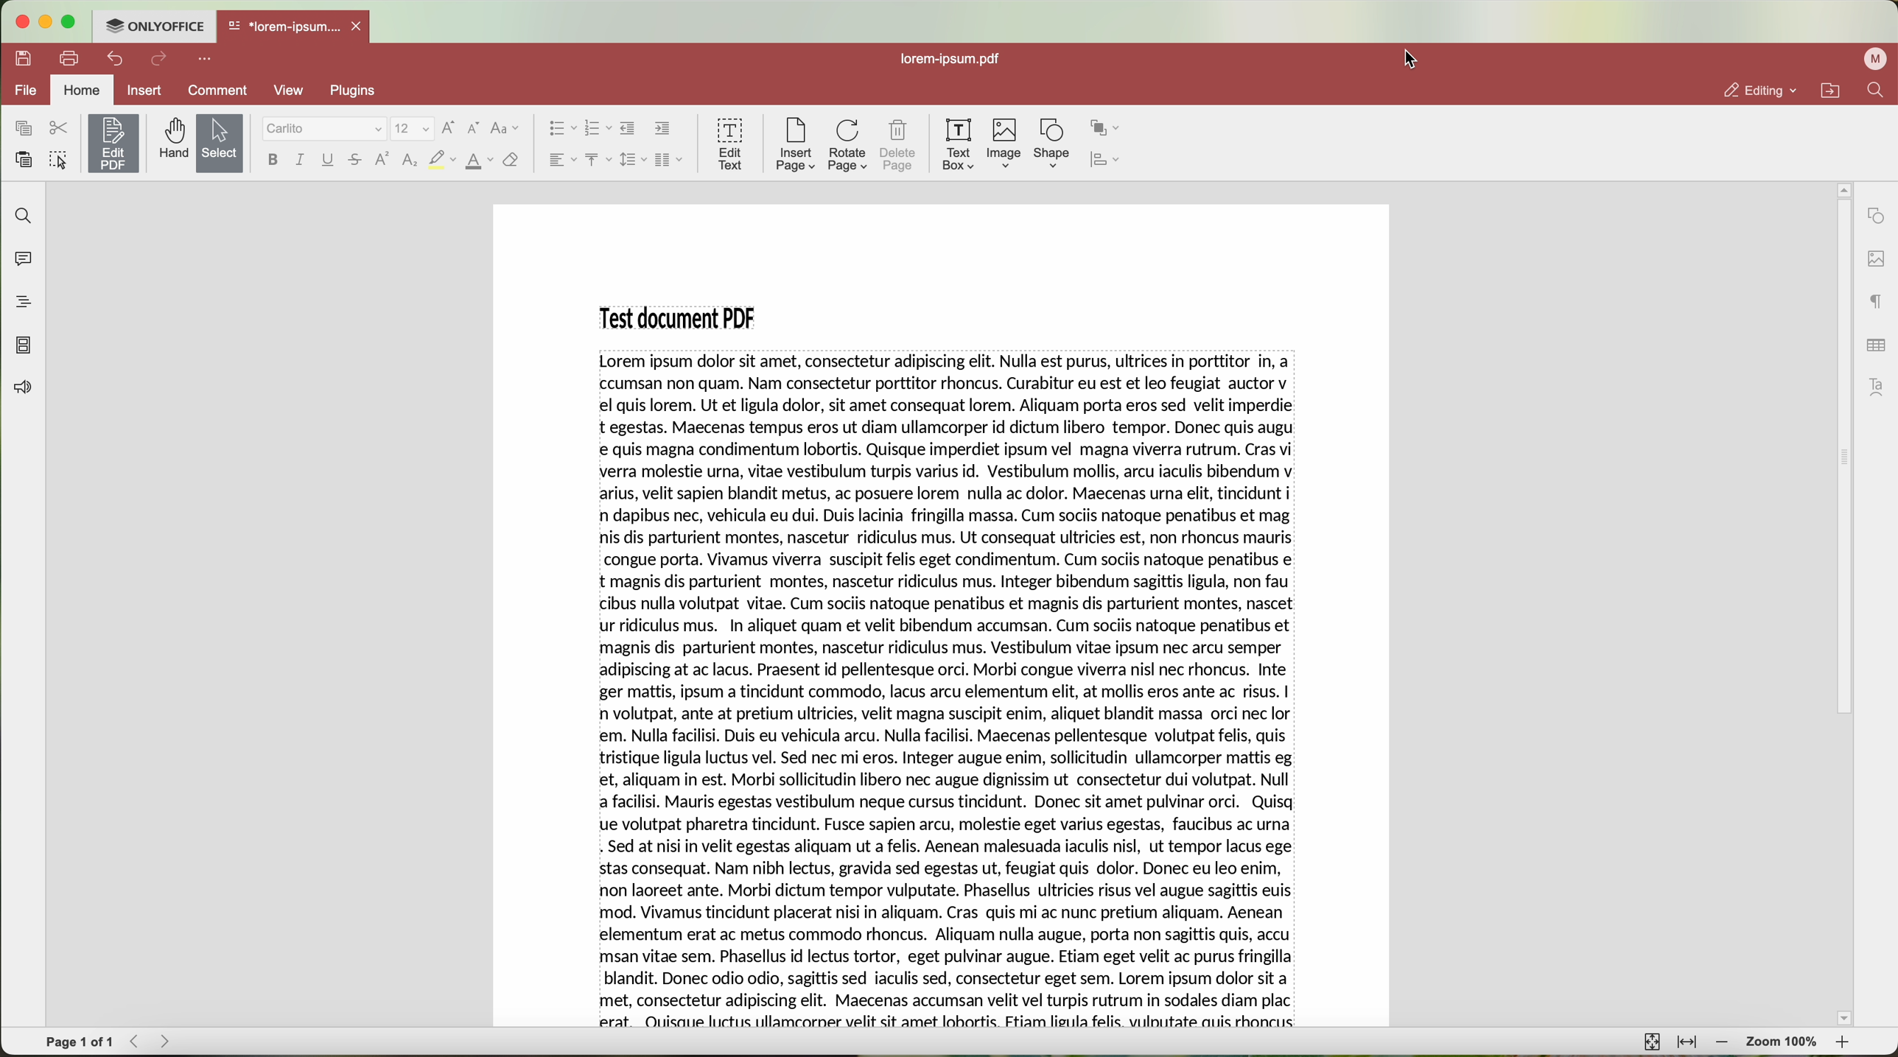  I want to click on file, so click(27, 91).